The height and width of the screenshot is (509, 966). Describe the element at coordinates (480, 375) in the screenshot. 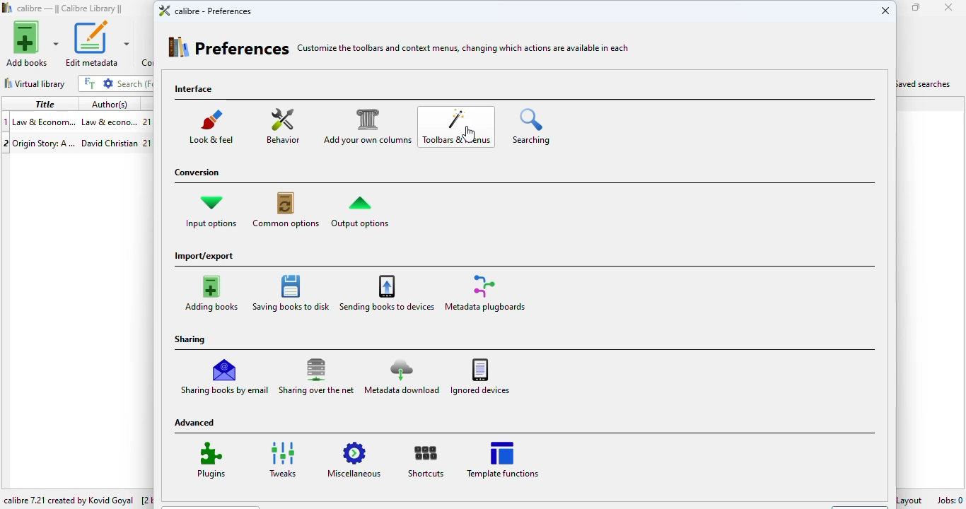

I see `ignored devices` at that location.